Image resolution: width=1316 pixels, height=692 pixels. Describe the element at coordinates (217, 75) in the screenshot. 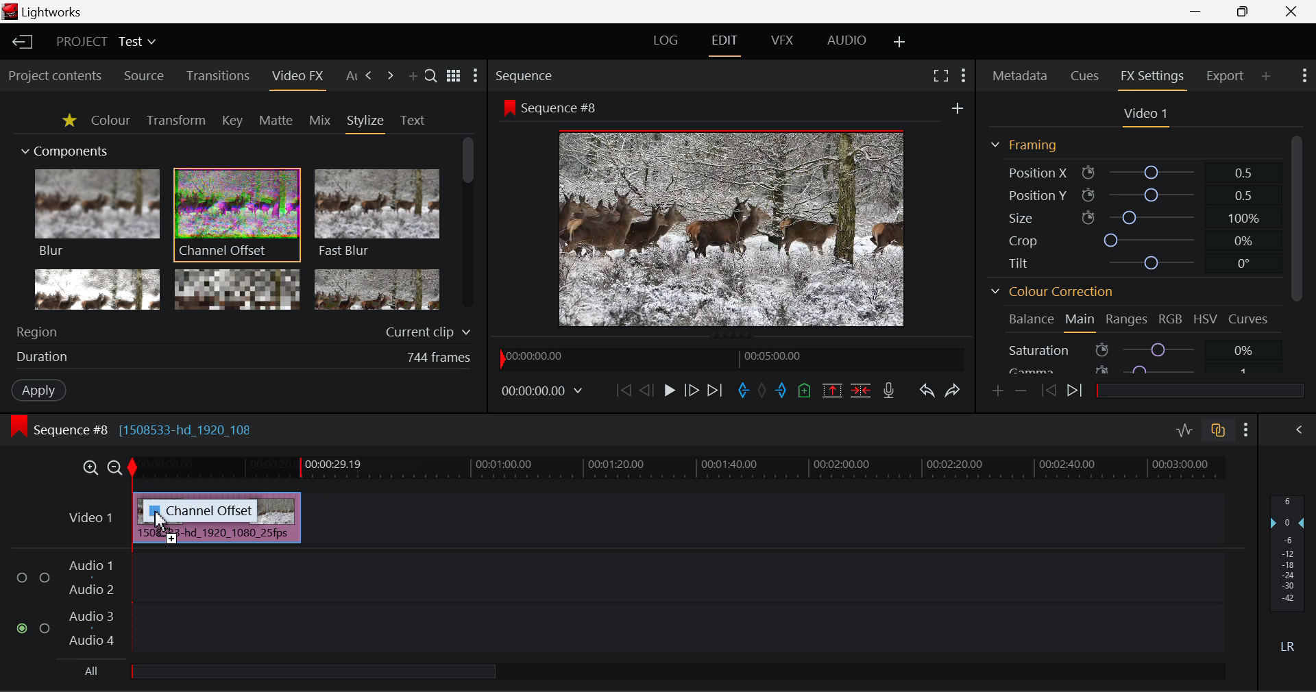

I see `Transitions` at that location.